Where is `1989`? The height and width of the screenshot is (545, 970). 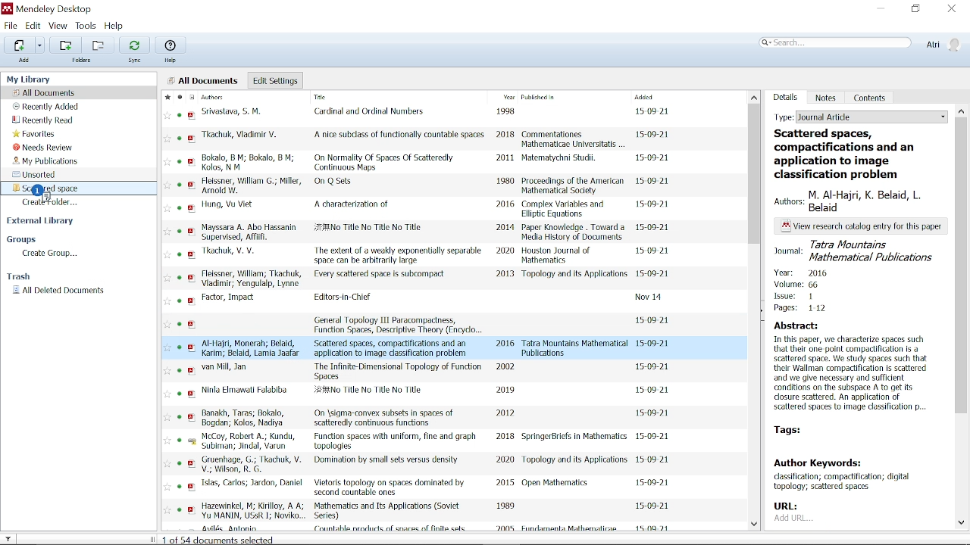 1989 is located at coordinates (505, 506).